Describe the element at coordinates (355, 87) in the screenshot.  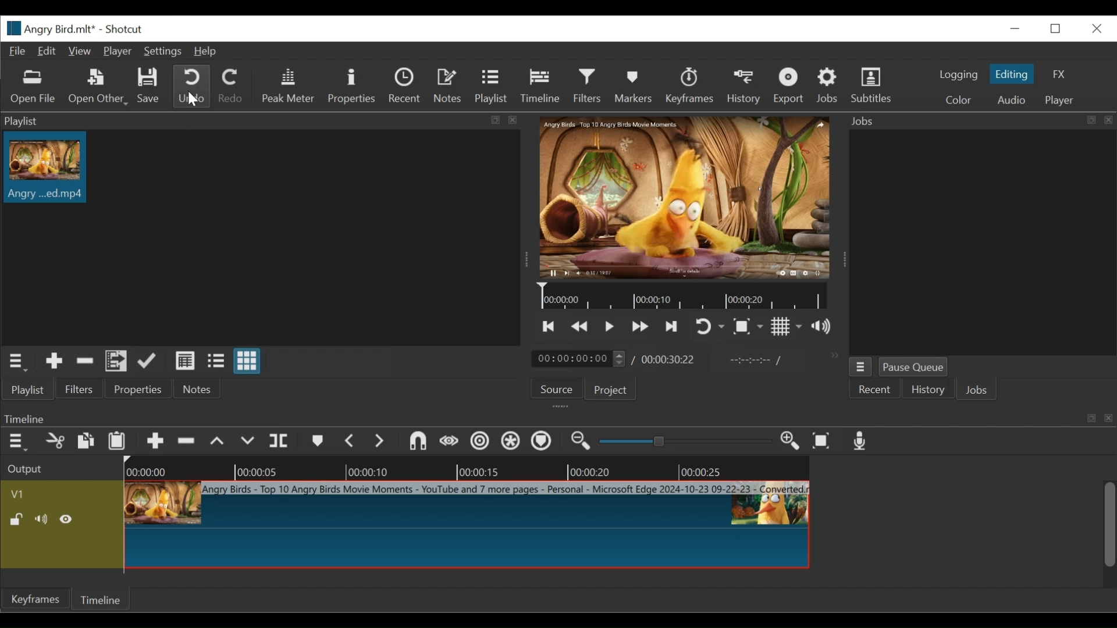
I see `Properties` at that location.